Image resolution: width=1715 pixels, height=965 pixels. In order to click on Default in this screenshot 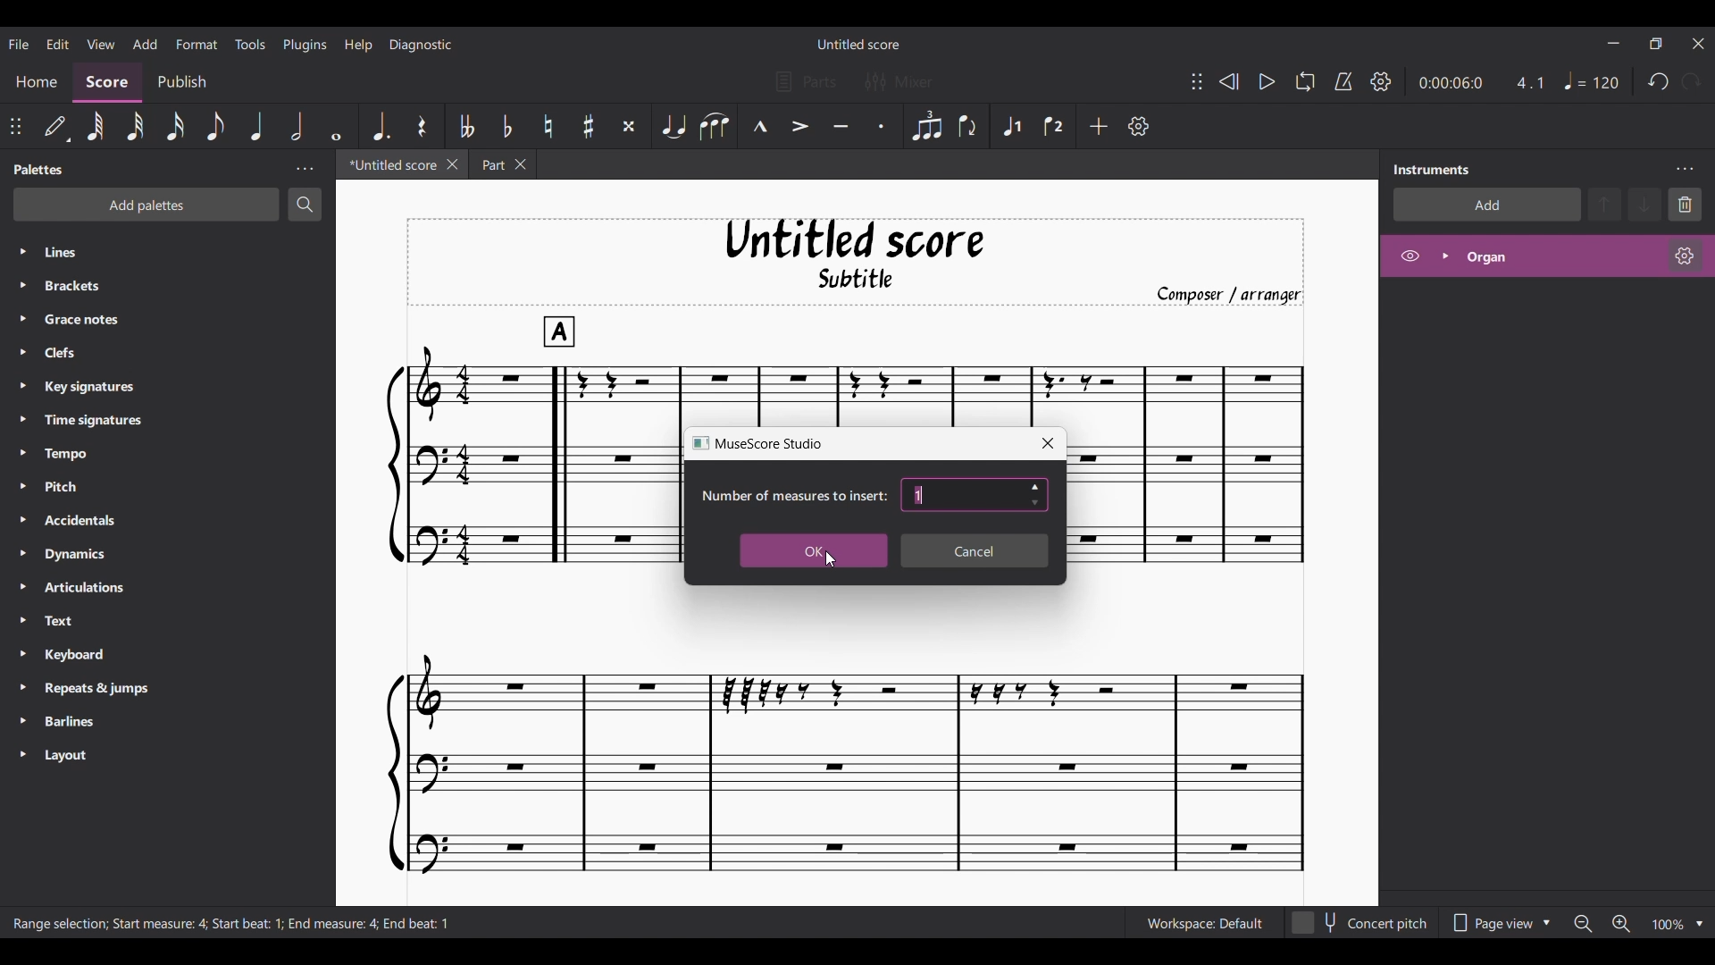, I will do `click(56, 126)`.